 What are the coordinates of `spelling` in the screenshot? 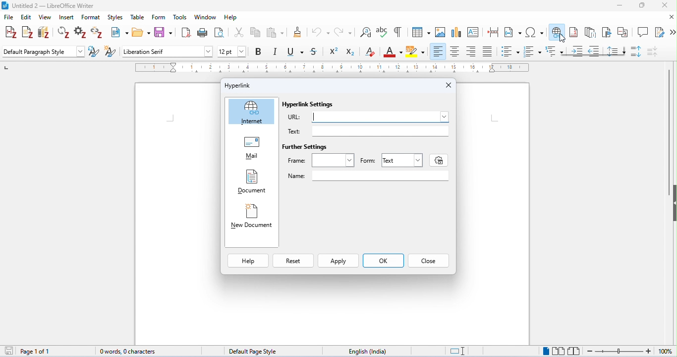 It's located at (383, 32).